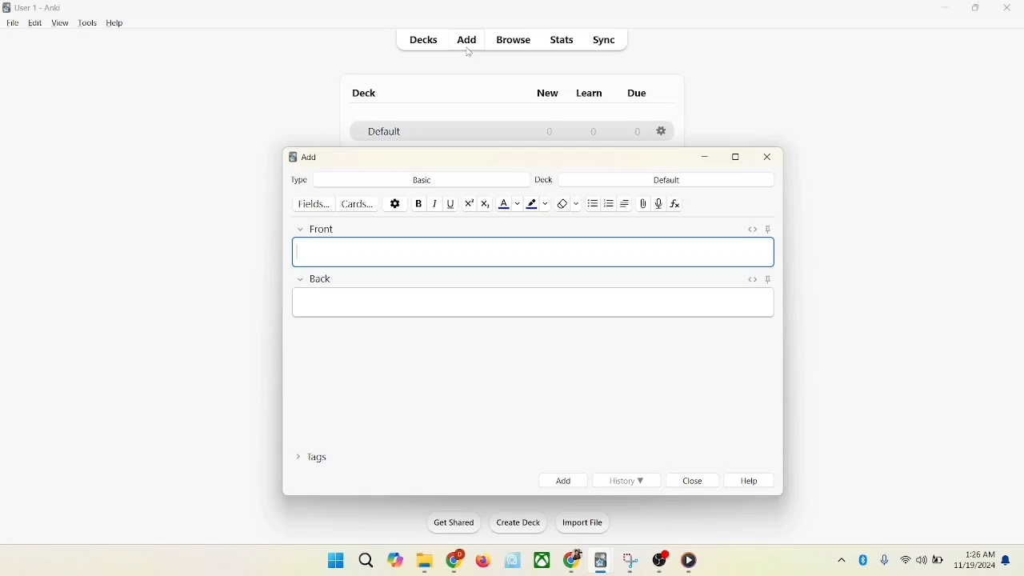 This screenshot has height=576, width=1024. What do you see at coordinates (562, 480) in the screenshot?
I see `add` at bounding box center [562, 480].